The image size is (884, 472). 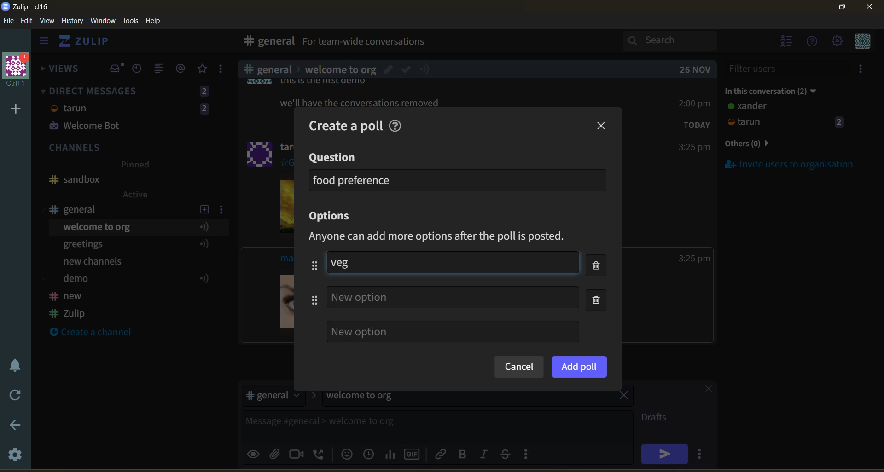 What do you see at coordinates (72, 23) in the screenshot?
I see `history` at bounding box center [72, 23].